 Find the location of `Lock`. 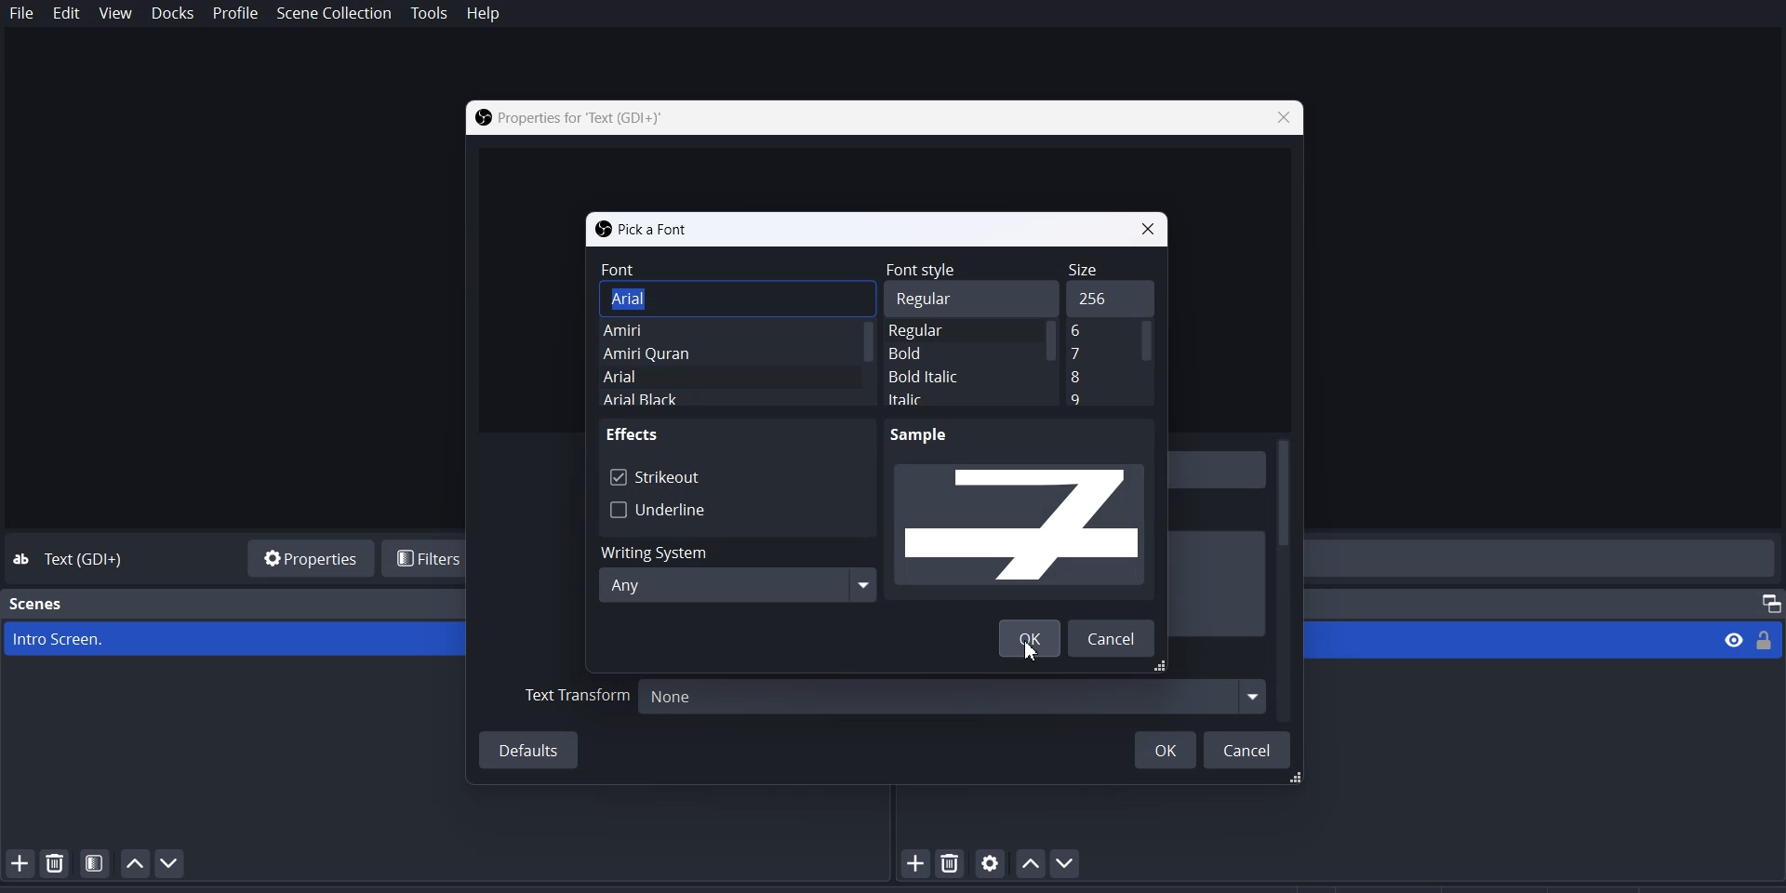

Lock is located at coordinates (1770, 638).